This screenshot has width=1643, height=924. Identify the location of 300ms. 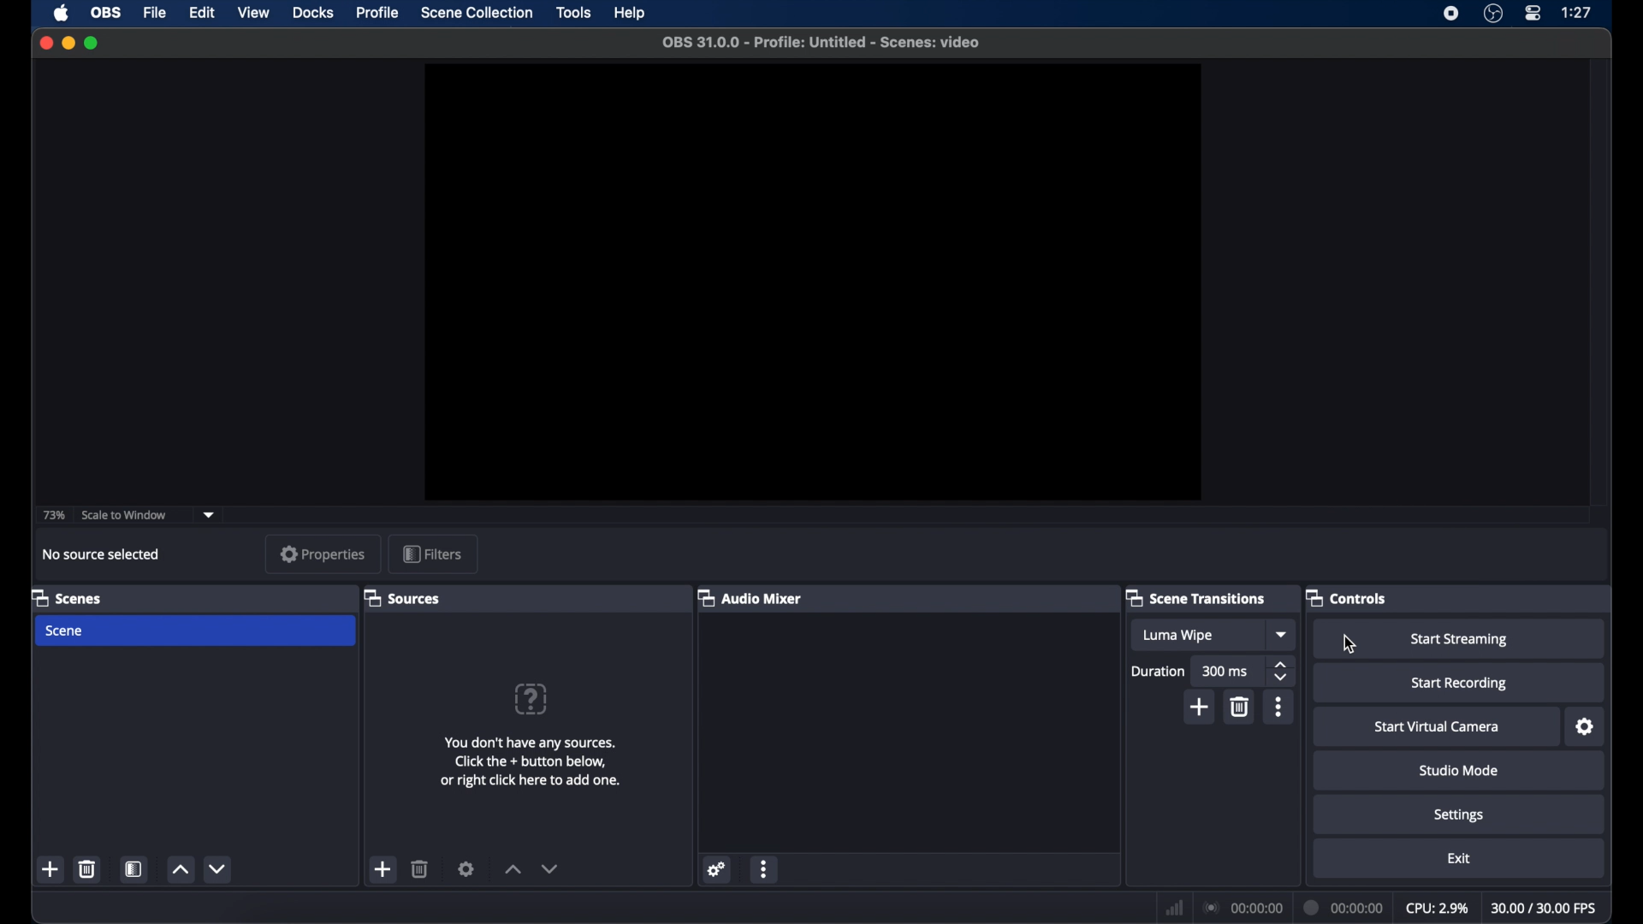
(1225, 672).